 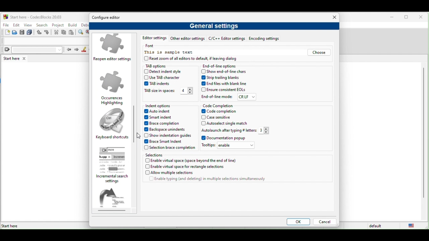 I want to click on open, so click(x=15, y=32).